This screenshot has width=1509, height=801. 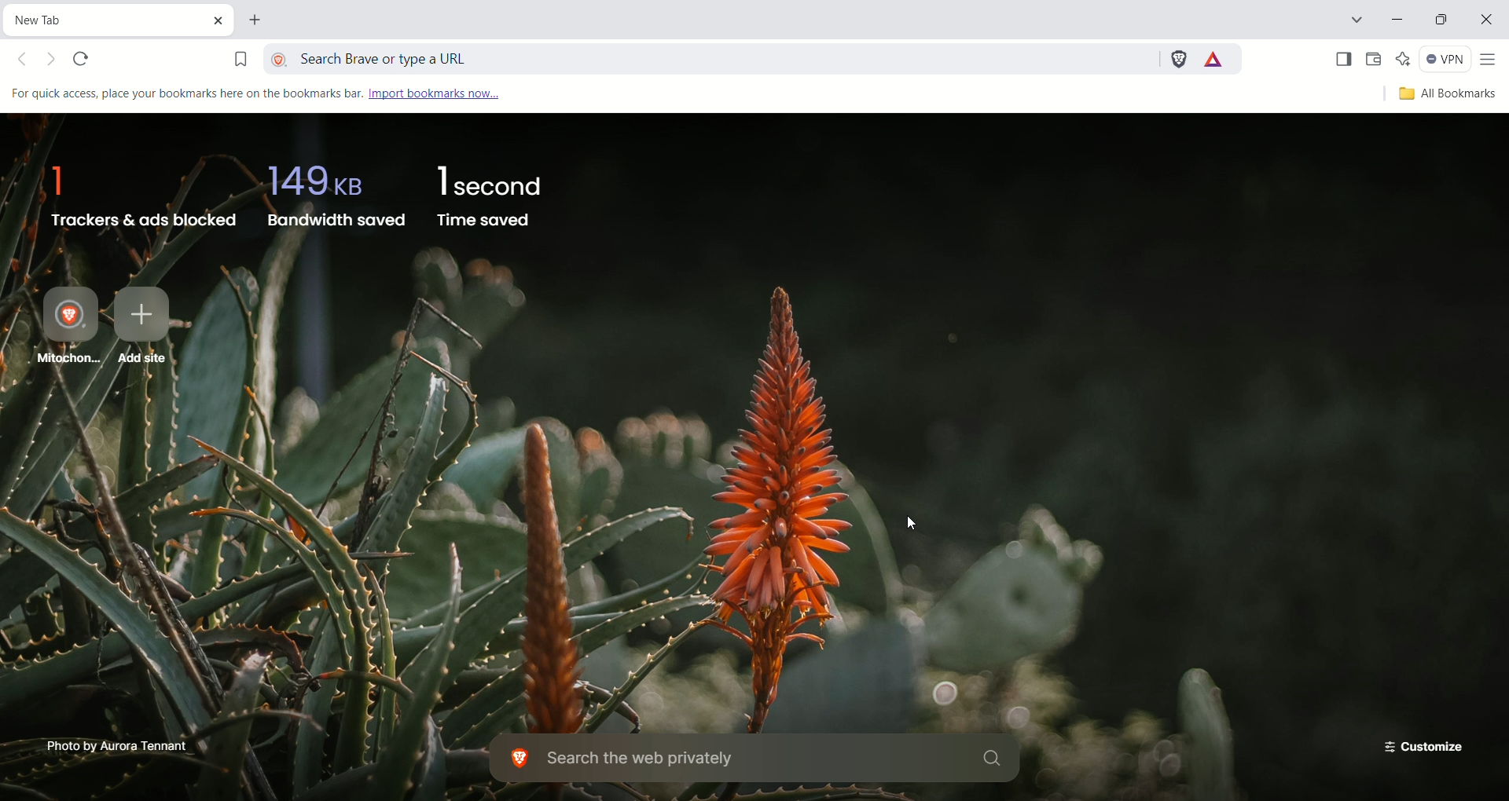 I want to click on close, so click(x=1486, y=22).